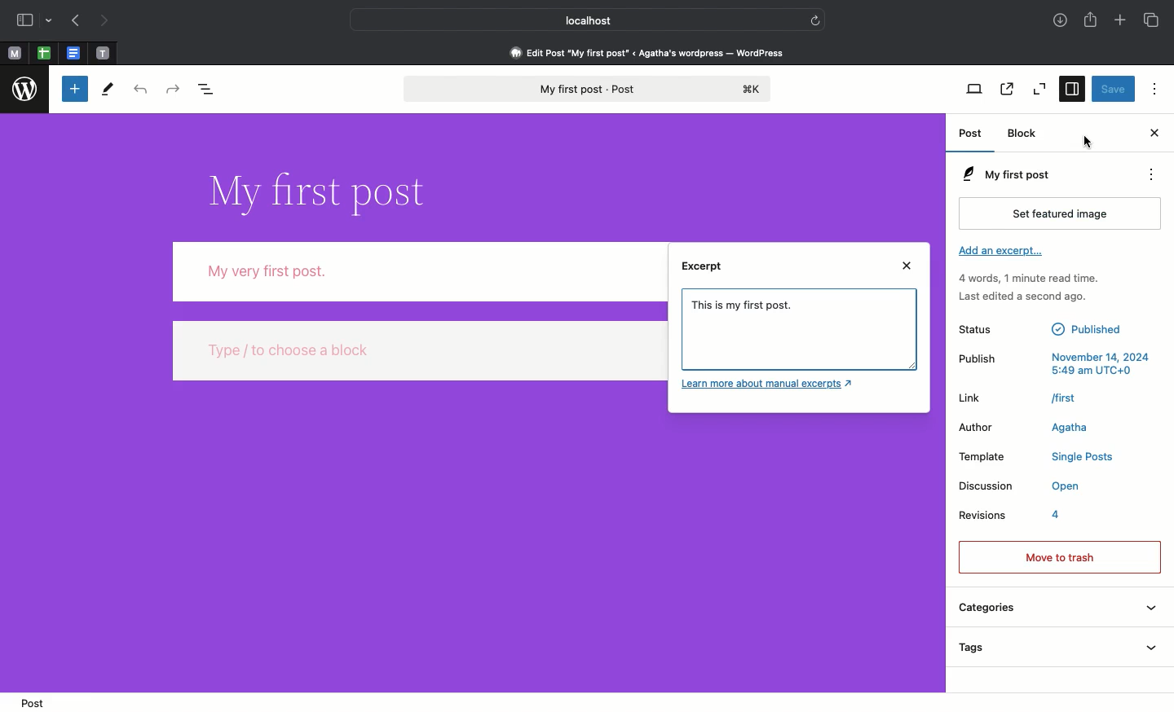 The image size is (1174, 712). What do you see at coordinates (71, 52) in the screenshot?
I see `word document tab` at bounding box center [71, 52].